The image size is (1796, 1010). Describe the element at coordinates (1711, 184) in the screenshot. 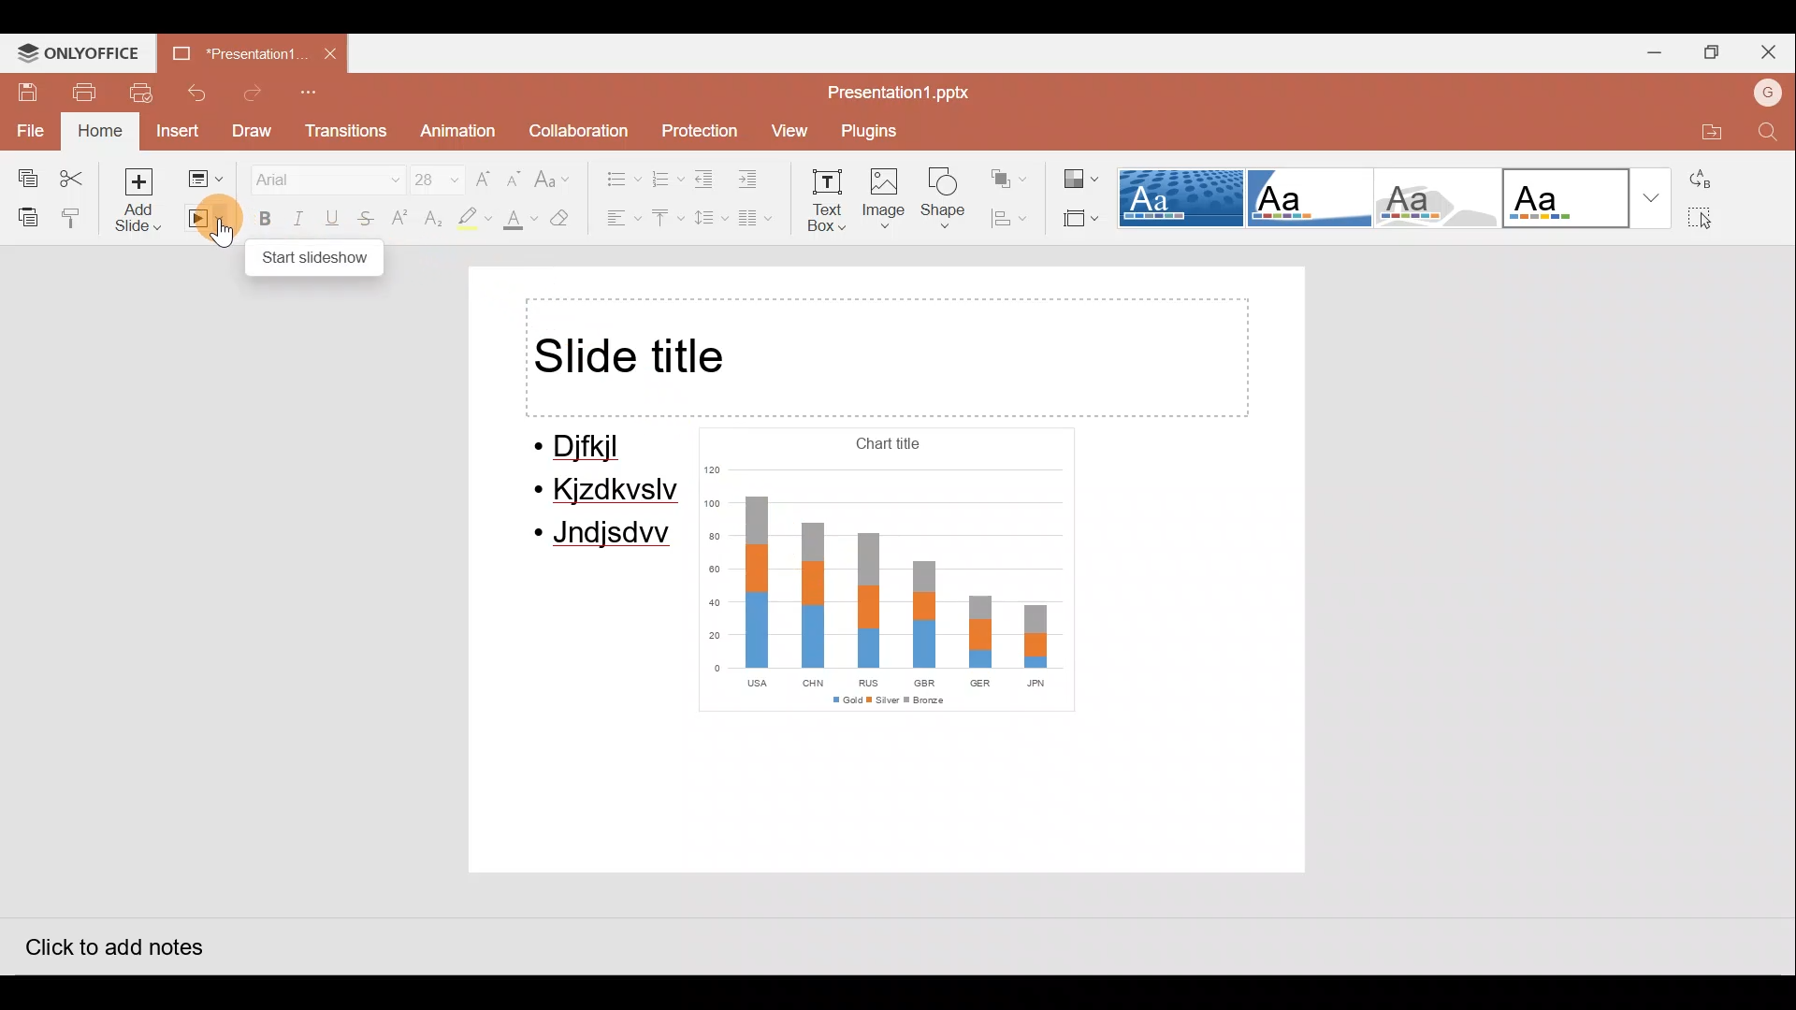

I see `Replace` at that location.